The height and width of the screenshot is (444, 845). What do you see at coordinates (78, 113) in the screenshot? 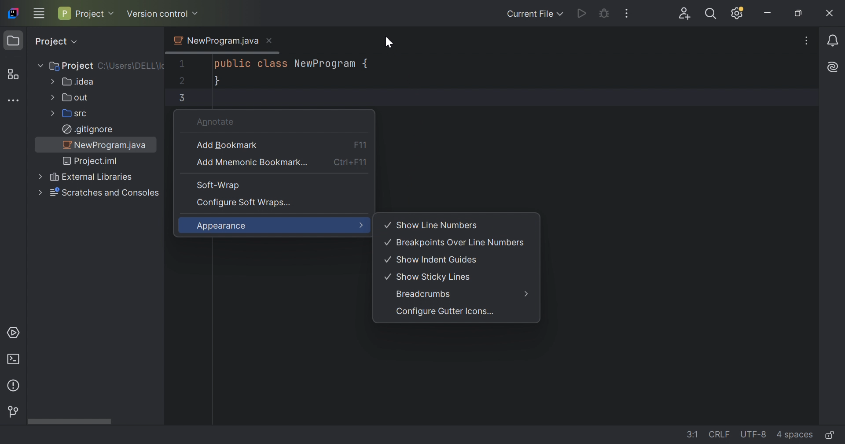
I see `src` at bounding box center [78, 113].